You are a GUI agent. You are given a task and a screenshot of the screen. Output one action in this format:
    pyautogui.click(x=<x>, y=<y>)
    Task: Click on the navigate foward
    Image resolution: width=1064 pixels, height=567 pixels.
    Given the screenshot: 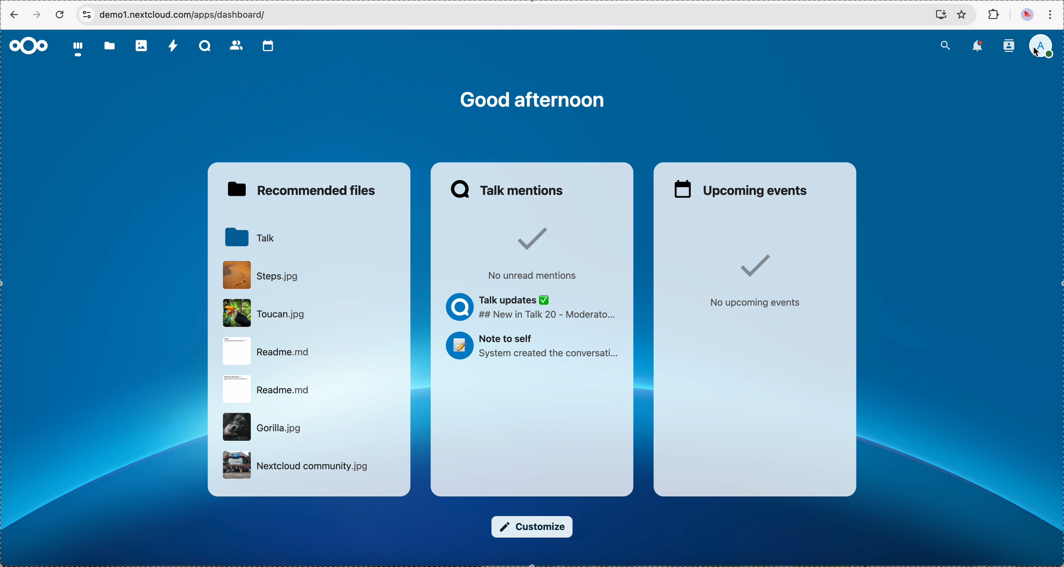 What is the action you would take?
    pyautogui.click(x=38, y=15)
    